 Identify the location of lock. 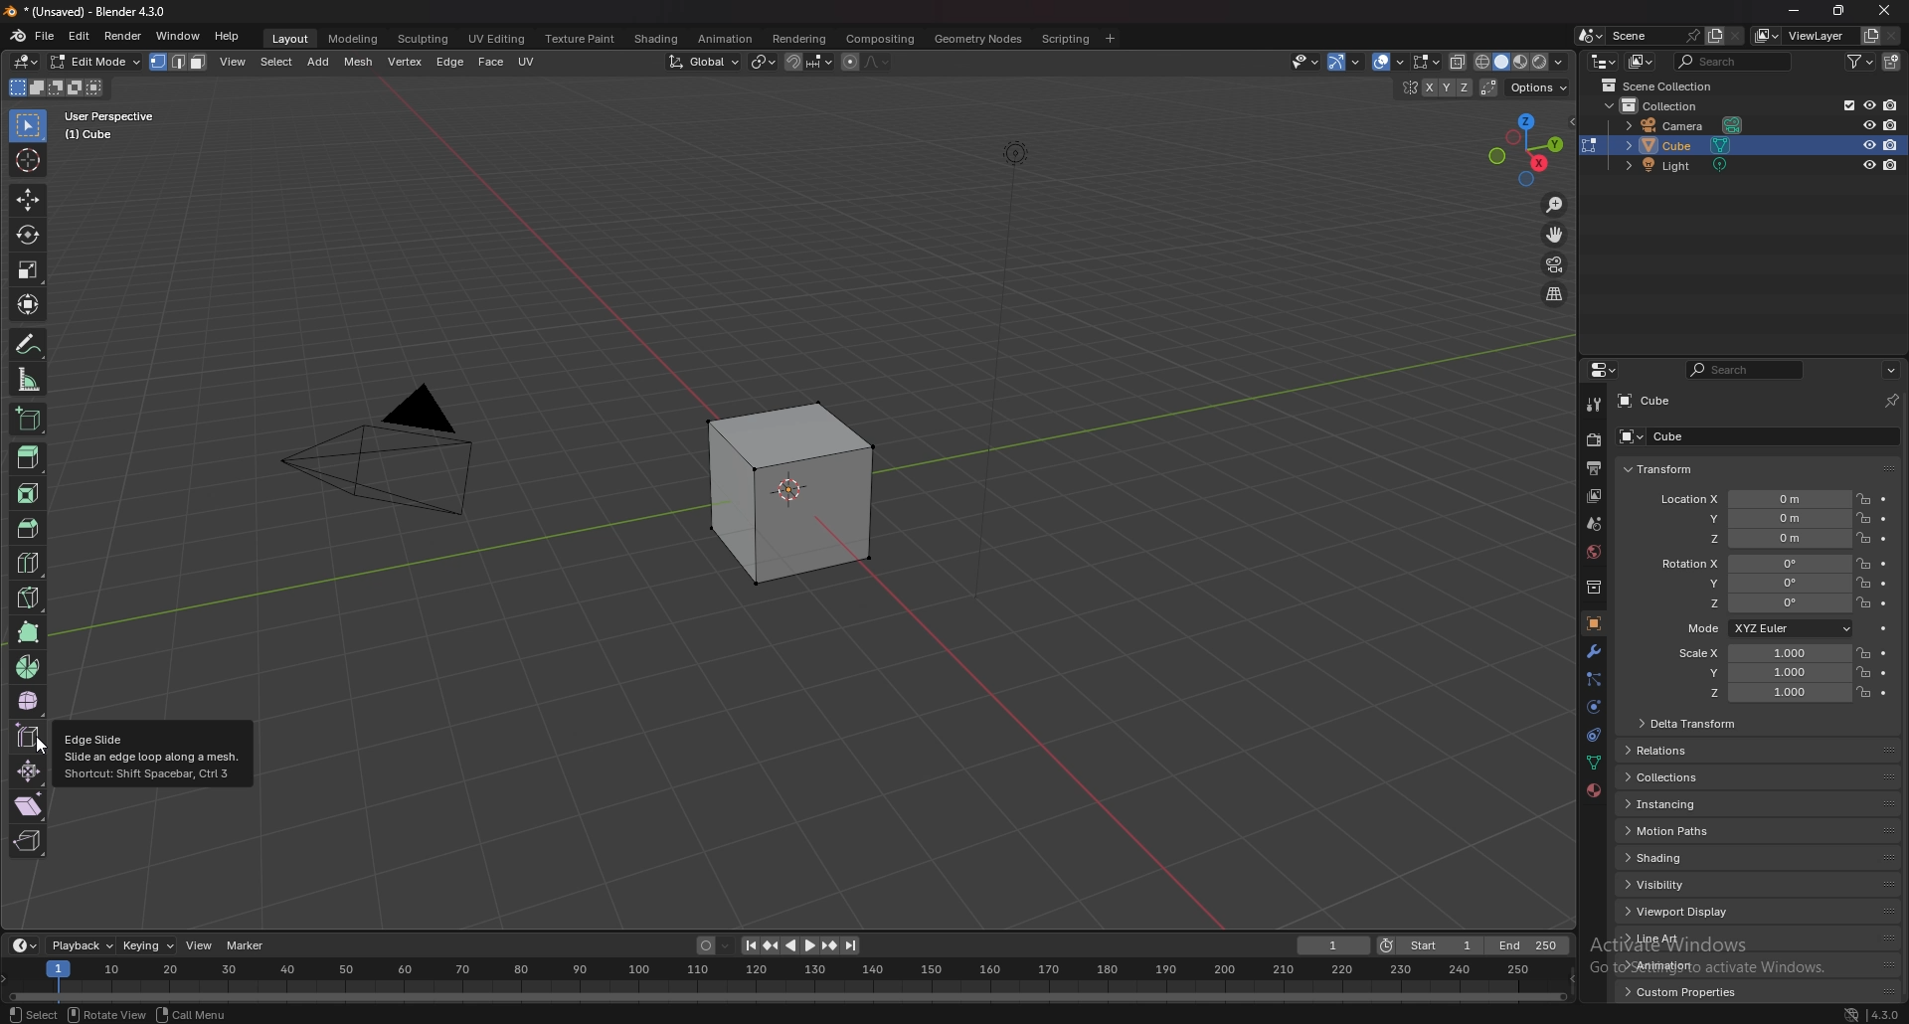
(1864, 519).